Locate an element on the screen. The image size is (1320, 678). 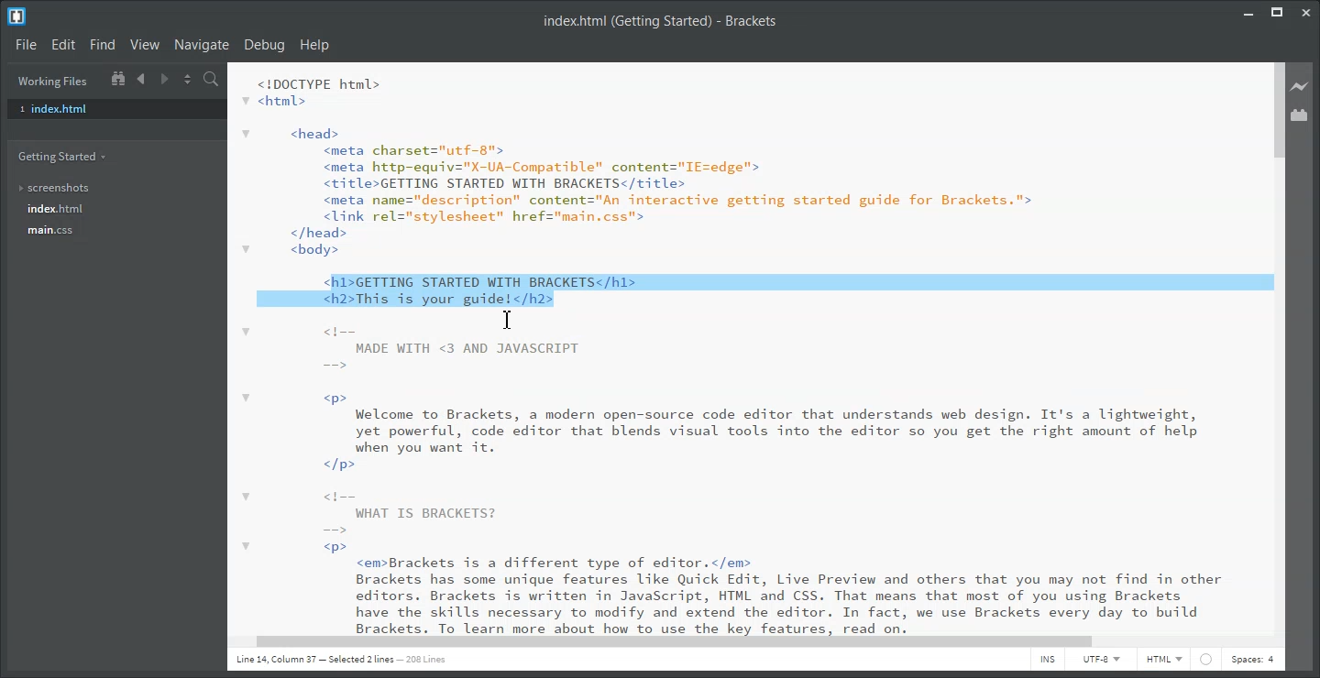
Edit is located at coordinates (63, 45).